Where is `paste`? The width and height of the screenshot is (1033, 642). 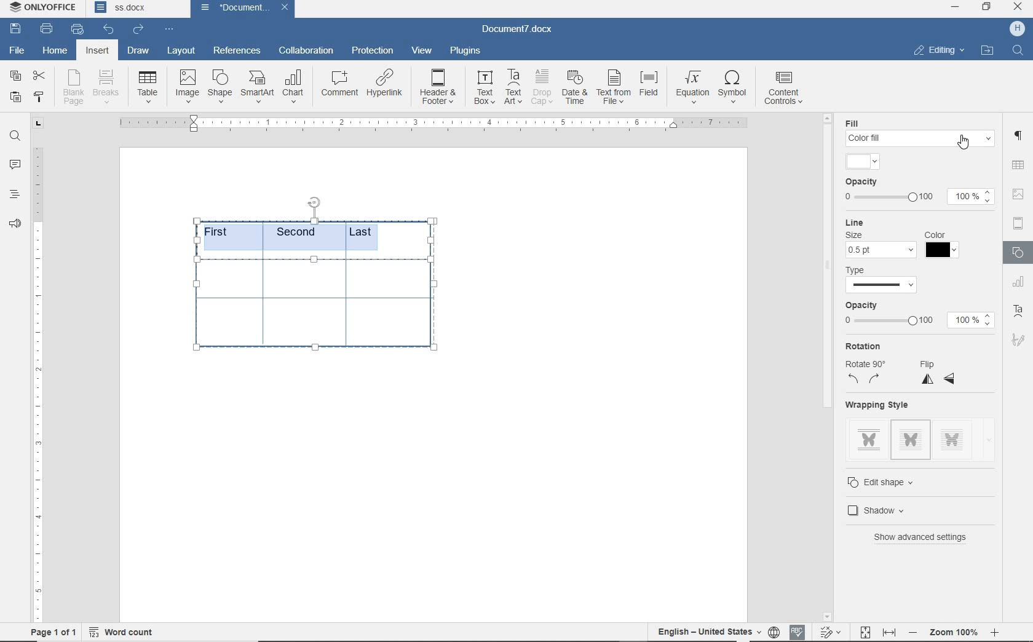
paste is located at coordinates (15, 97).